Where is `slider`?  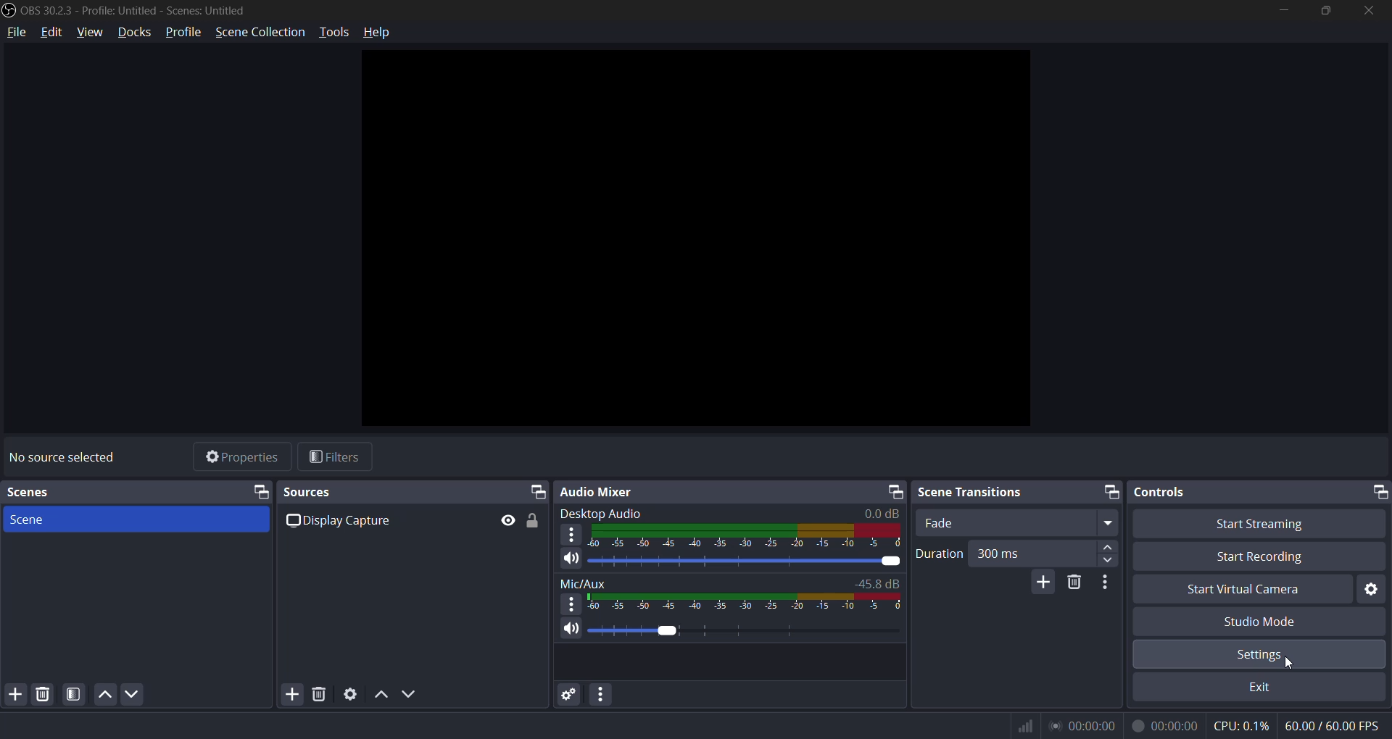 slider is located at coordinates (746, 559).